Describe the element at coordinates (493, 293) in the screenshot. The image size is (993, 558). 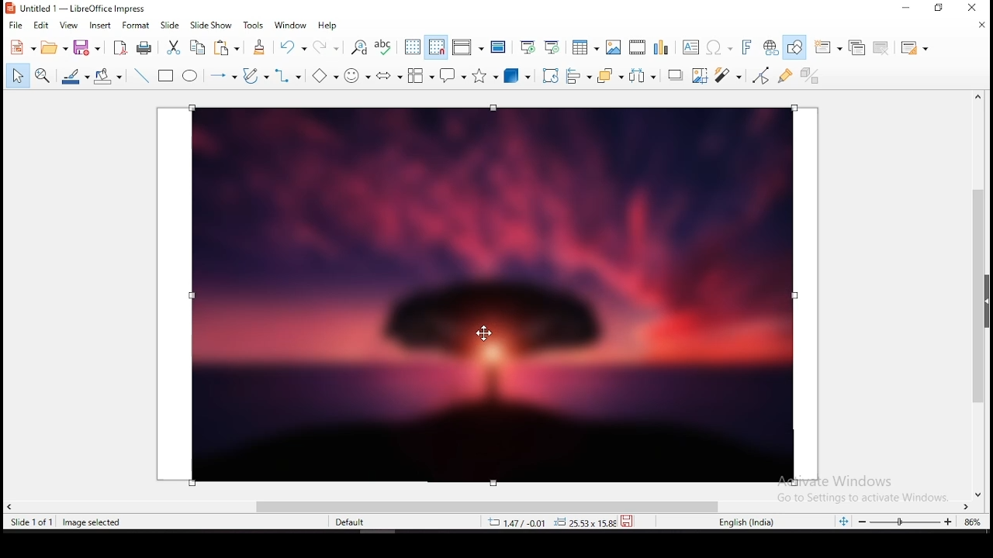
I see `image` at that location.